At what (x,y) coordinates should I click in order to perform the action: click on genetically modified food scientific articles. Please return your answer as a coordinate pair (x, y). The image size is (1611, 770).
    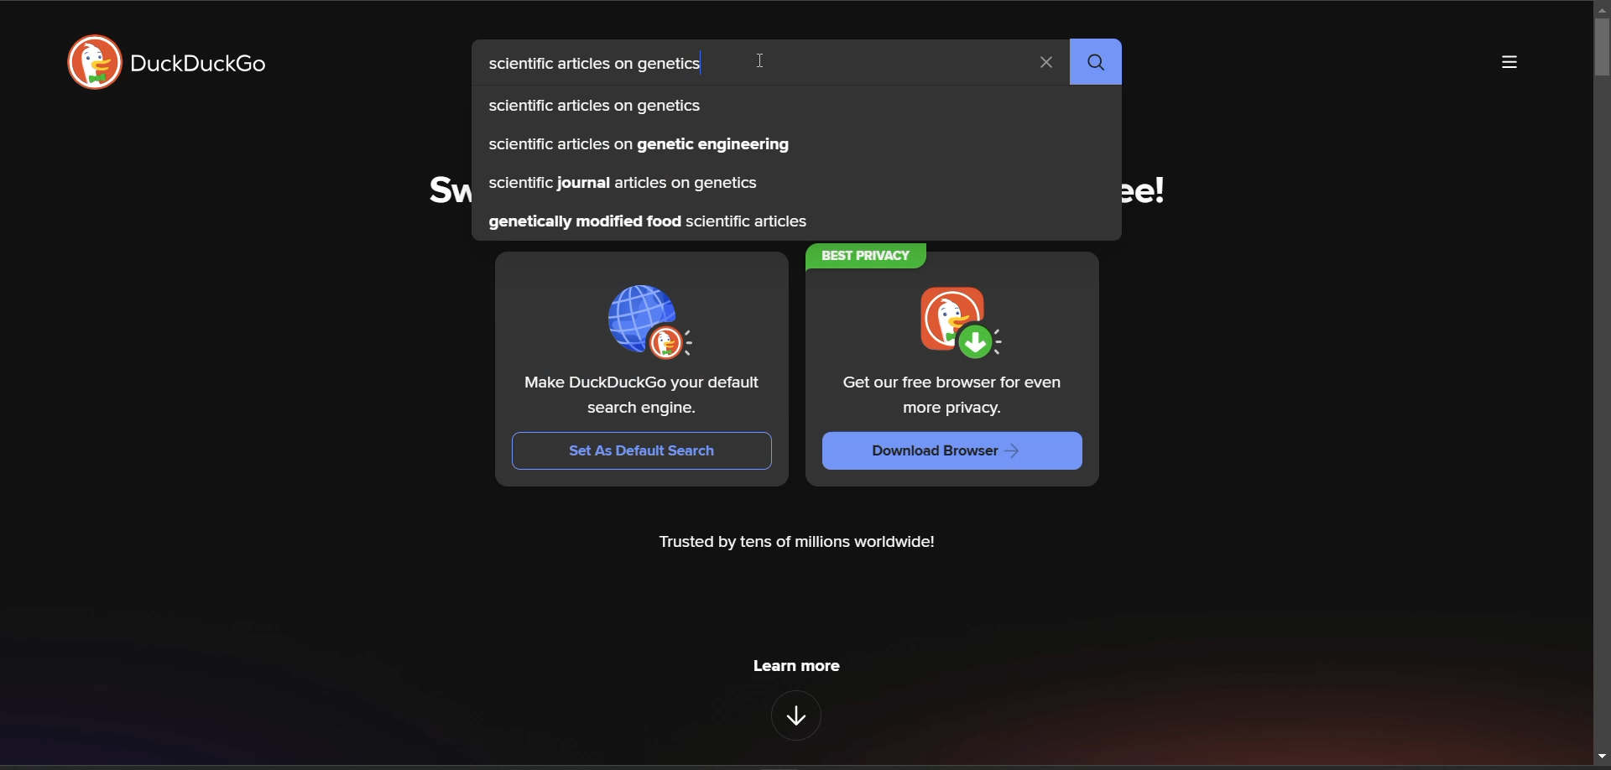
    Looking at the image, I should click on (653, 223).